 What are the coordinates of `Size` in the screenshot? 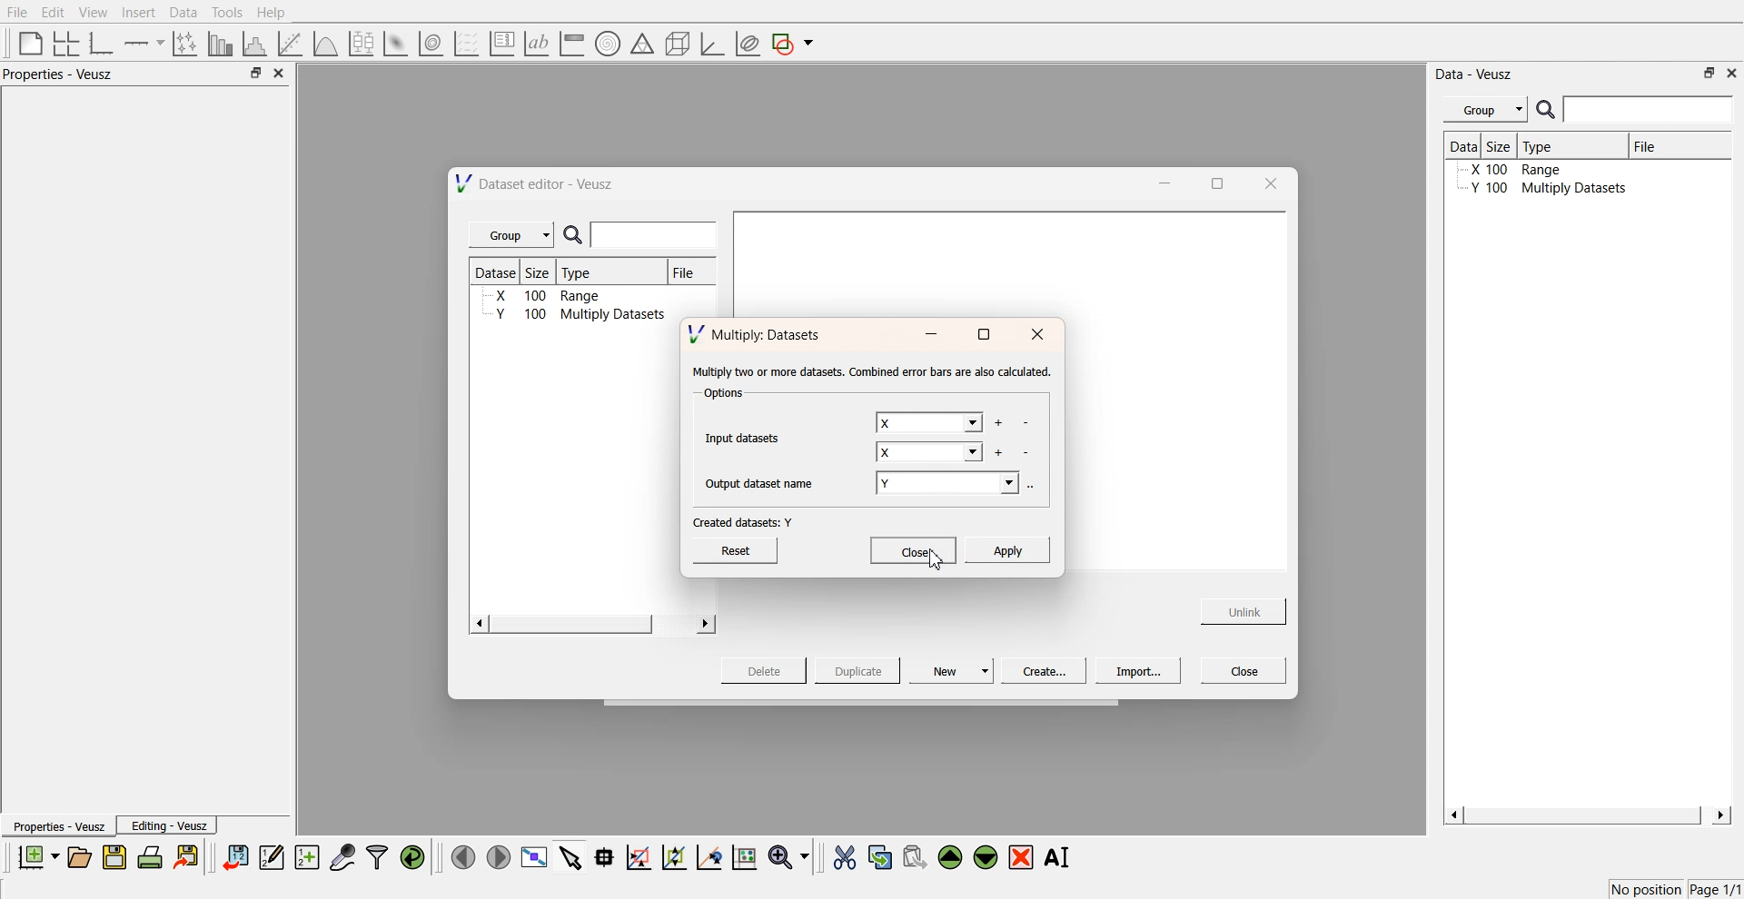 It's located at (1502, 145).